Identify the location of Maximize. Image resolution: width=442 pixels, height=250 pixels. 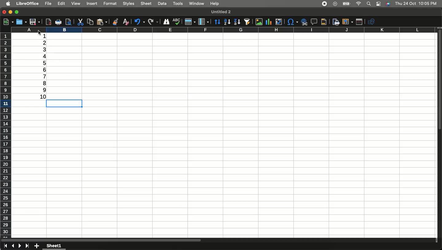
(17, 11).